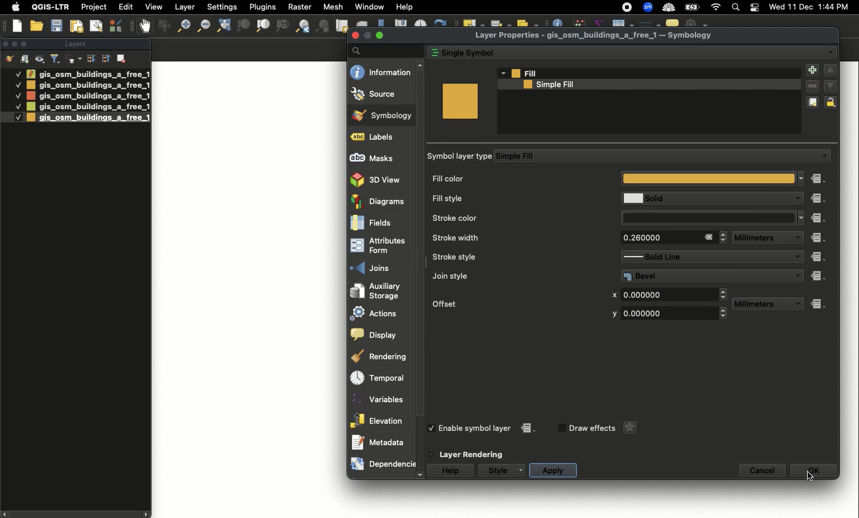 The height and width of the screenshot is (518, 859). I want to click on , so click(818, 218).